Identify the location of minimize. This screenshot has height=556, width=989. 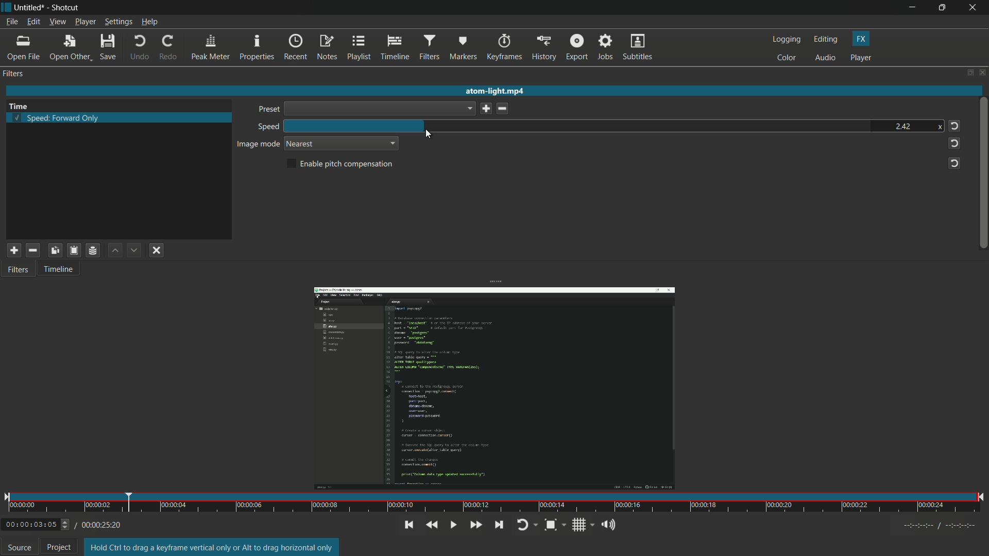
(911, 7).